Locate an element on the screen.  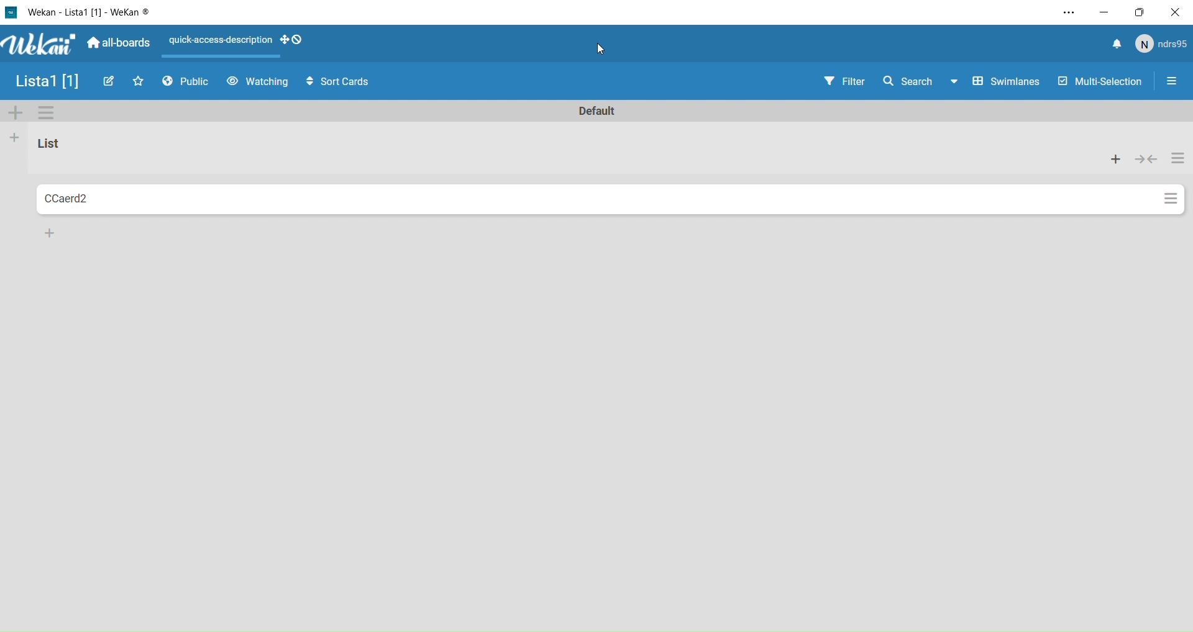
Close is located at coordinates (1174, 14).